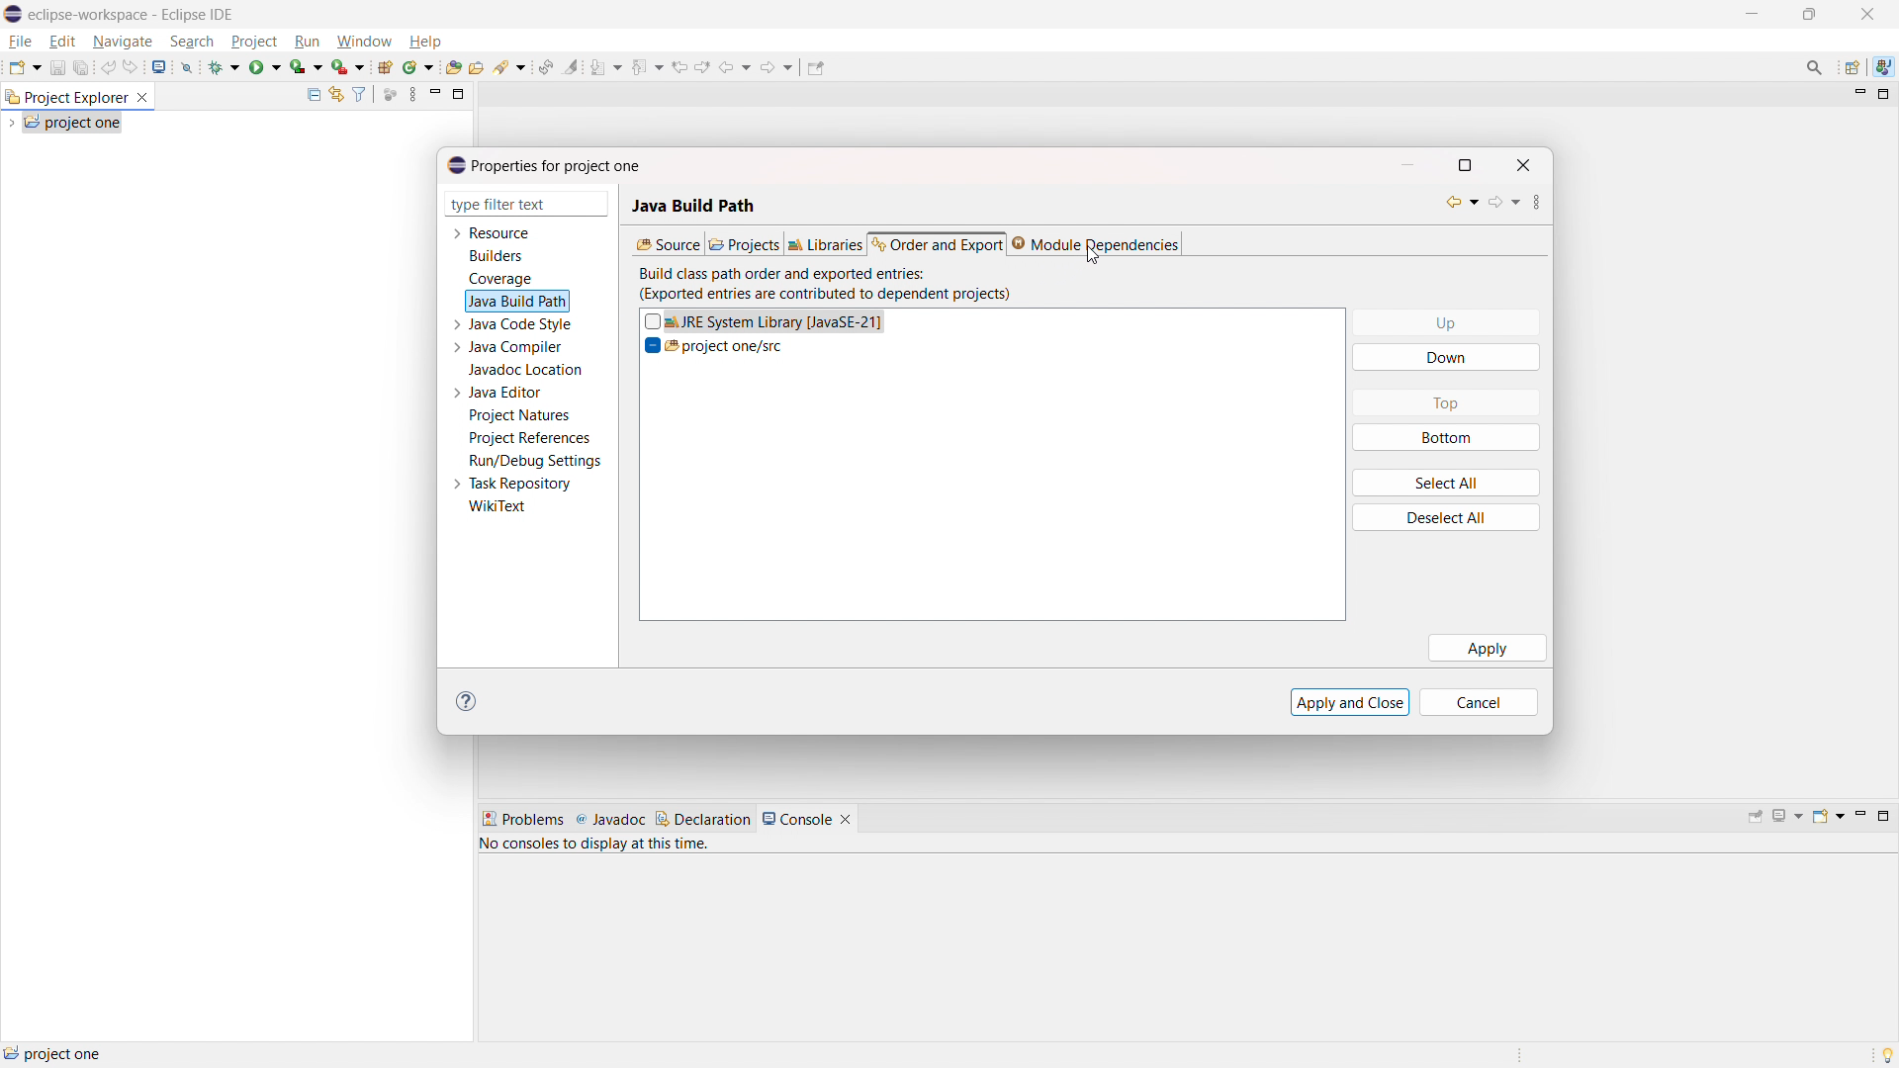 The width and height of the screenshot is (1899, 1068). What do you see at coordinates (702, 64) in the screenshot?
I see `view next location` at bounding box center [702, 64].